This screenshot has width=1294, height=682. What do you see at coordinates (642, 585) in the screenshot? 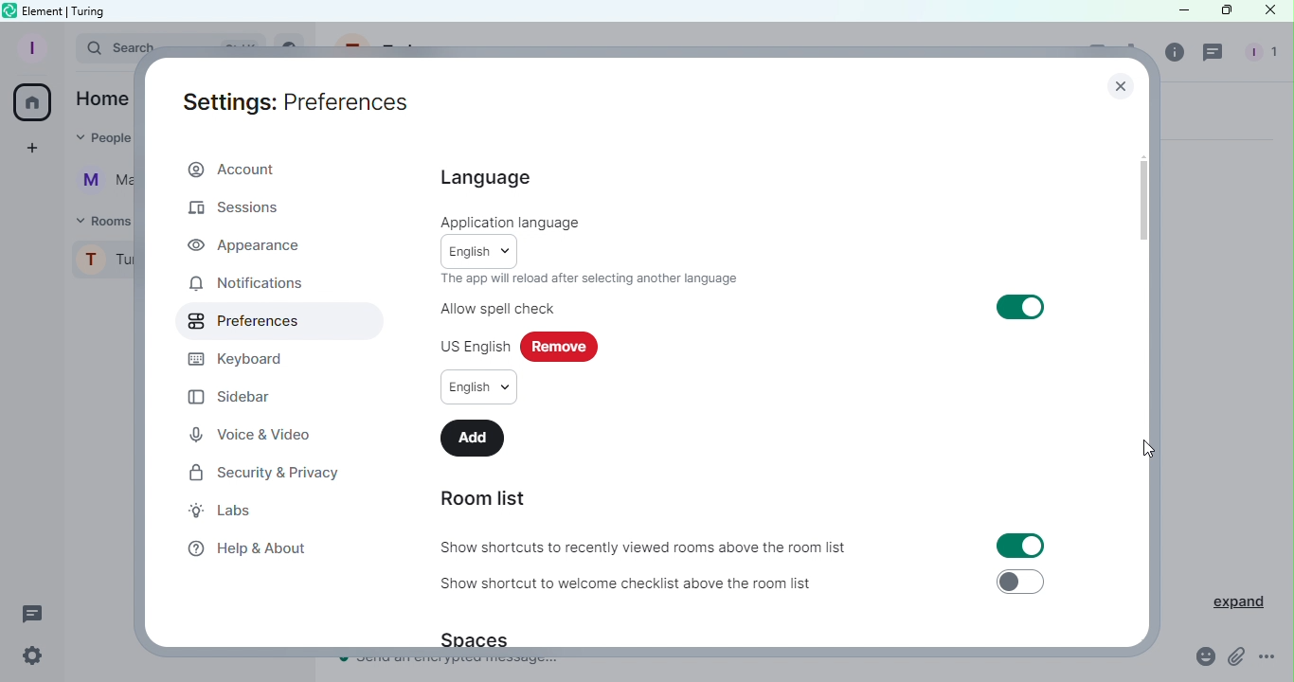
I see `Show shortcut to welcome checklist above the room list` at bounding box center [642, 585].